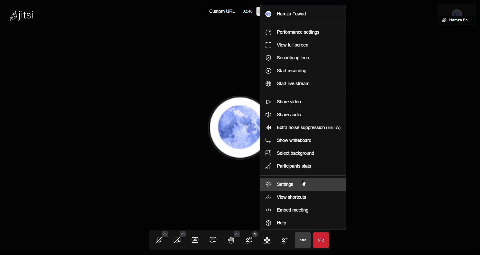 The height and width of the screenshot is (255, 480). I want to click on Cursor, so click(303, 183).